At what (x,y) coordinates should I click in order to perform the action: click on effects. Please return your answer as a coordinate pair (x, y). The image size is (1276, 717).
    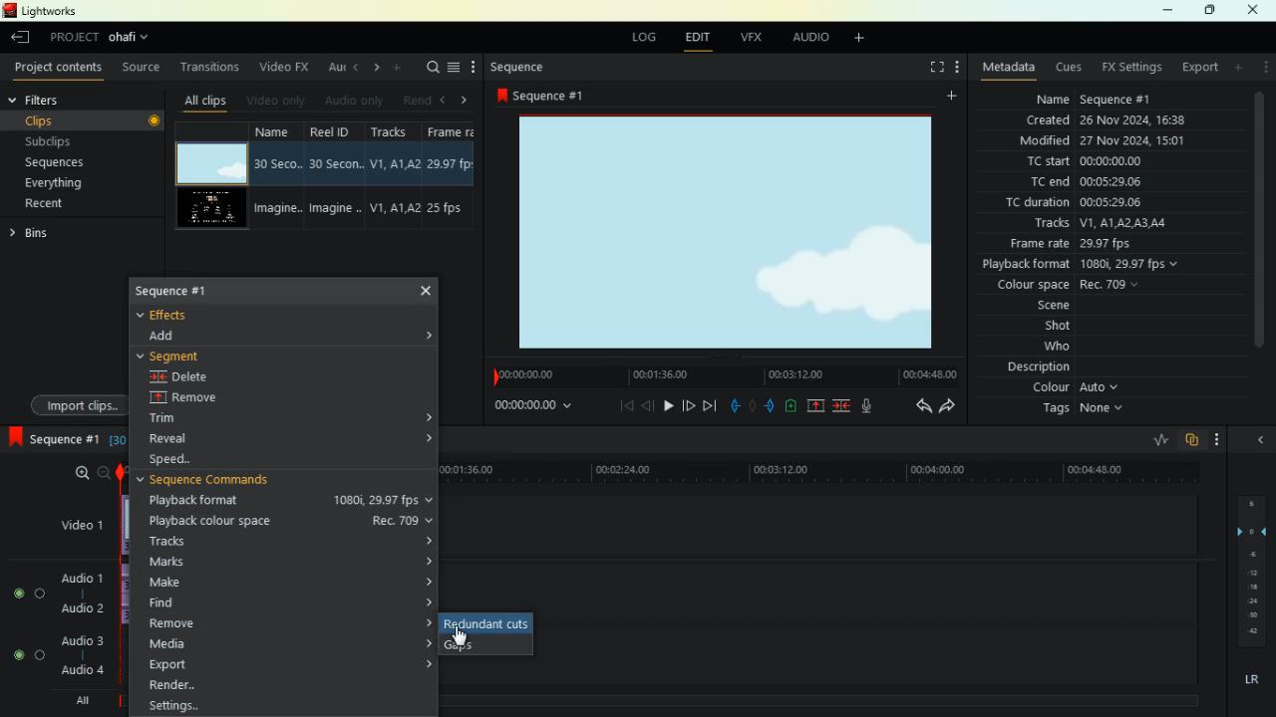
    Looking at the image, I should click on (177, 314).